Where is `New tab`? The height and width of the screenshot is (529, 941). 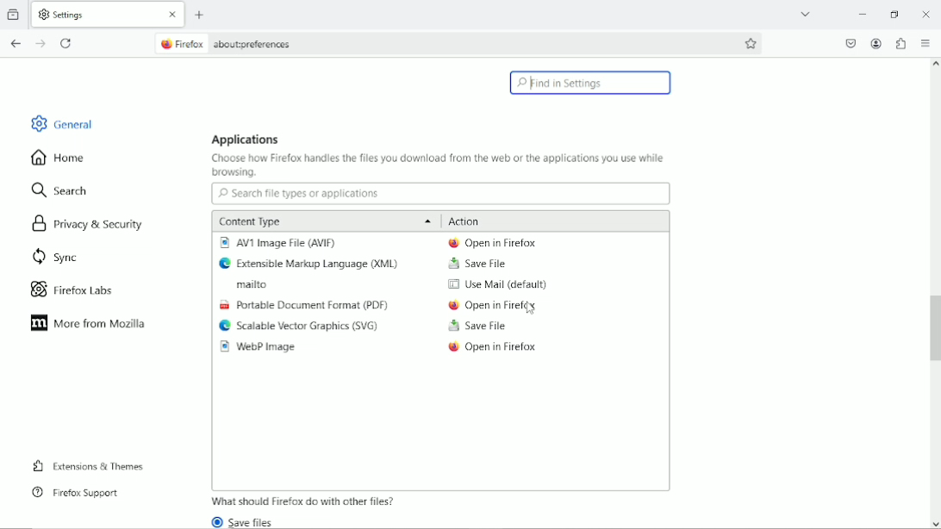 New tab is located at coordinates (201, 16).